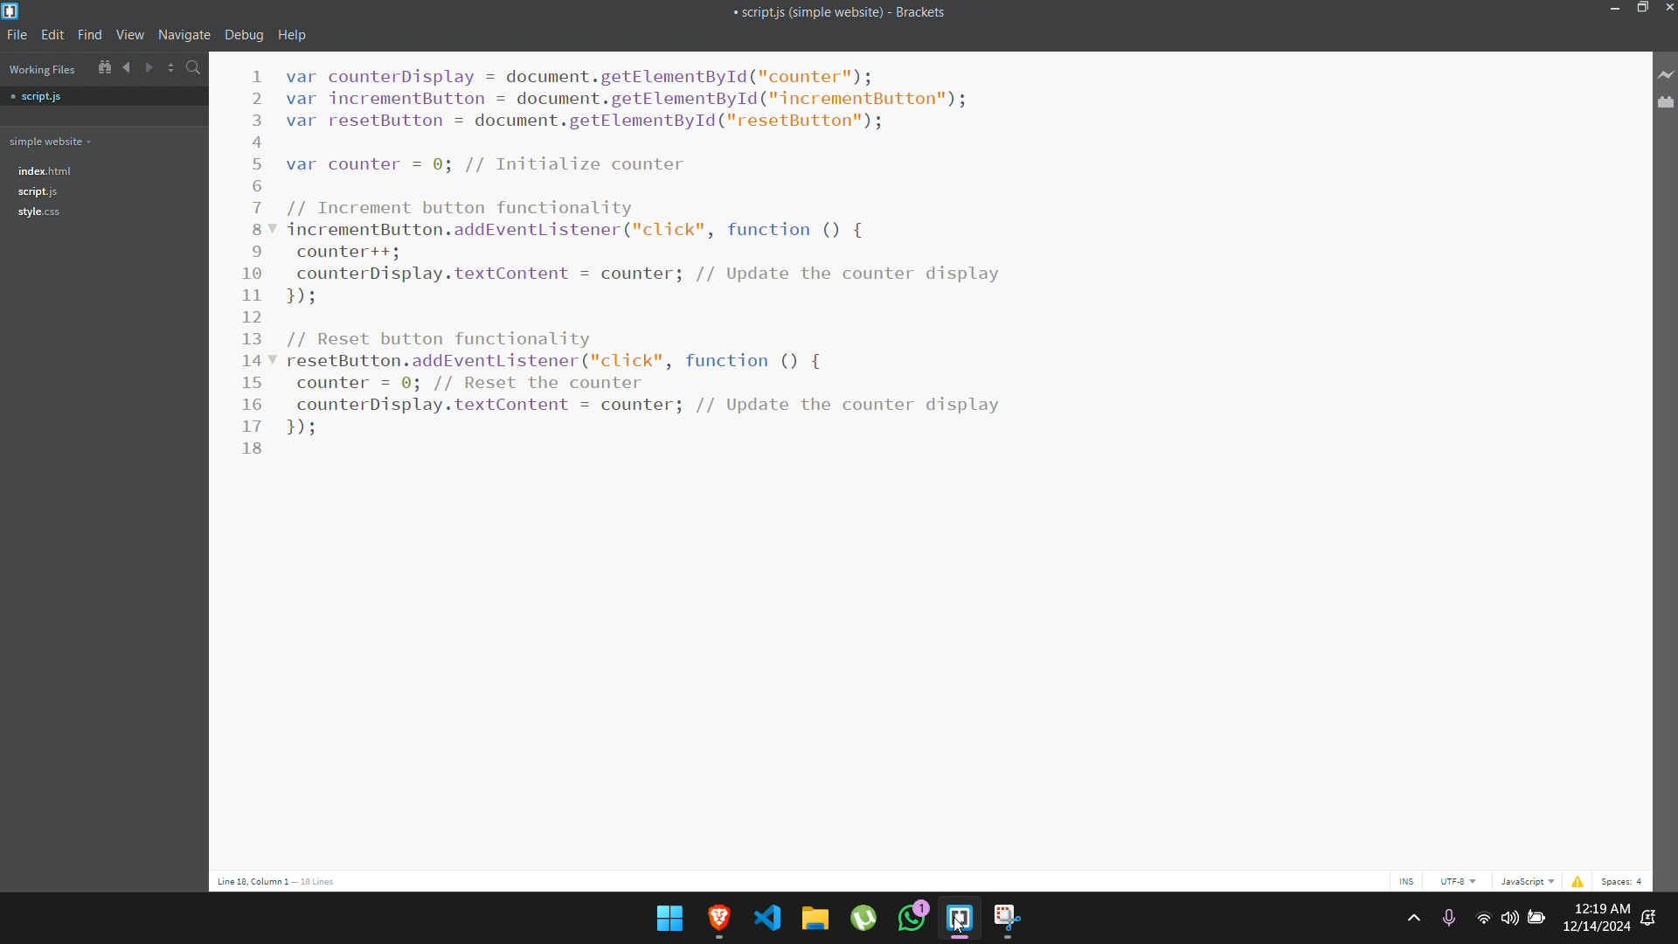  I want to click on move backward, so click(125, 66).